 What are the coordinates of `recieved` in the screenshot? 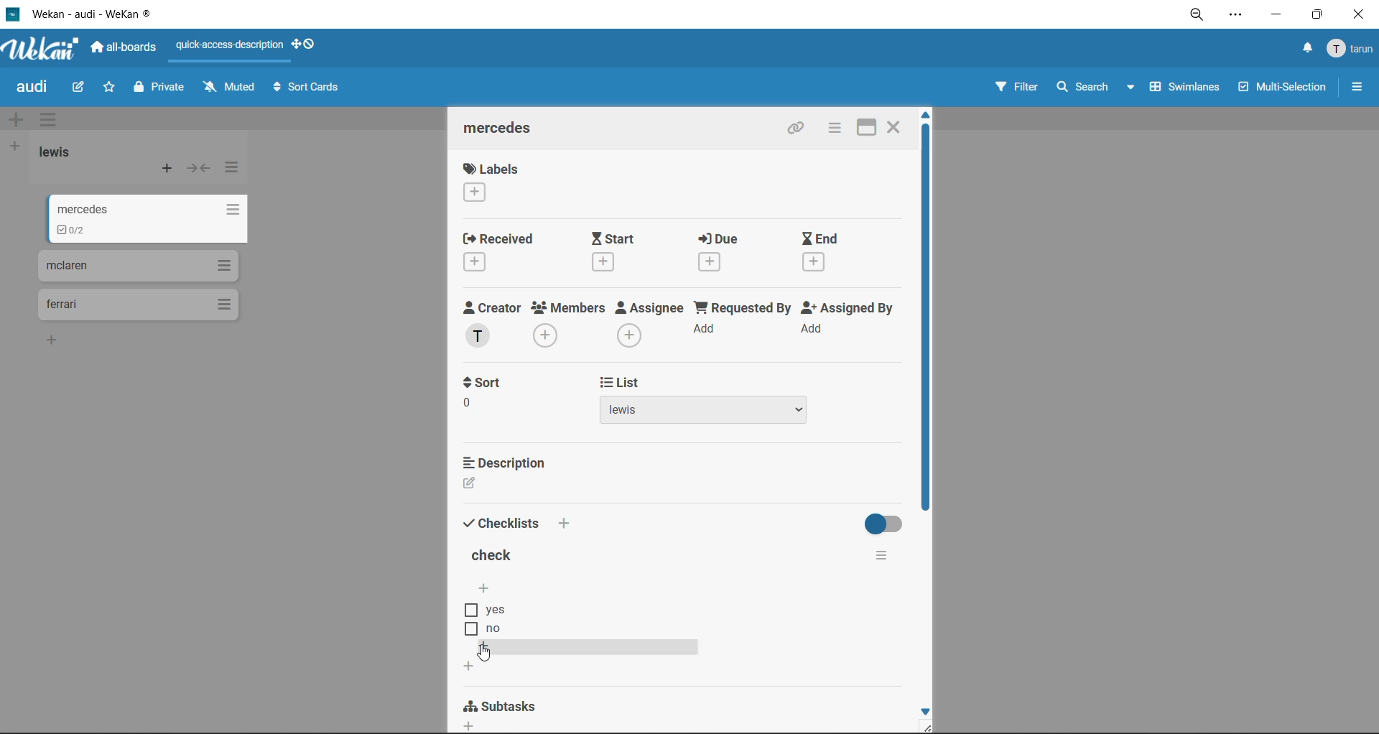 It's located at (498, 238).